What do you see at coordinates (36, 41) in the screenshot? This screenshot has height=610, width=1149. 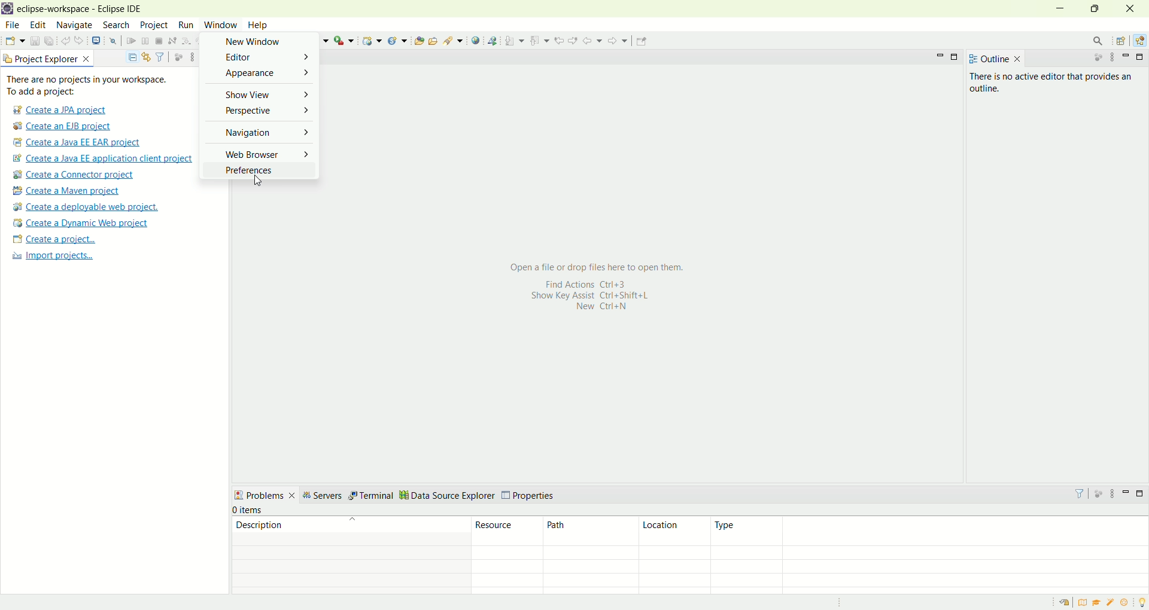 I see `save` at bounding box center [36, 41].